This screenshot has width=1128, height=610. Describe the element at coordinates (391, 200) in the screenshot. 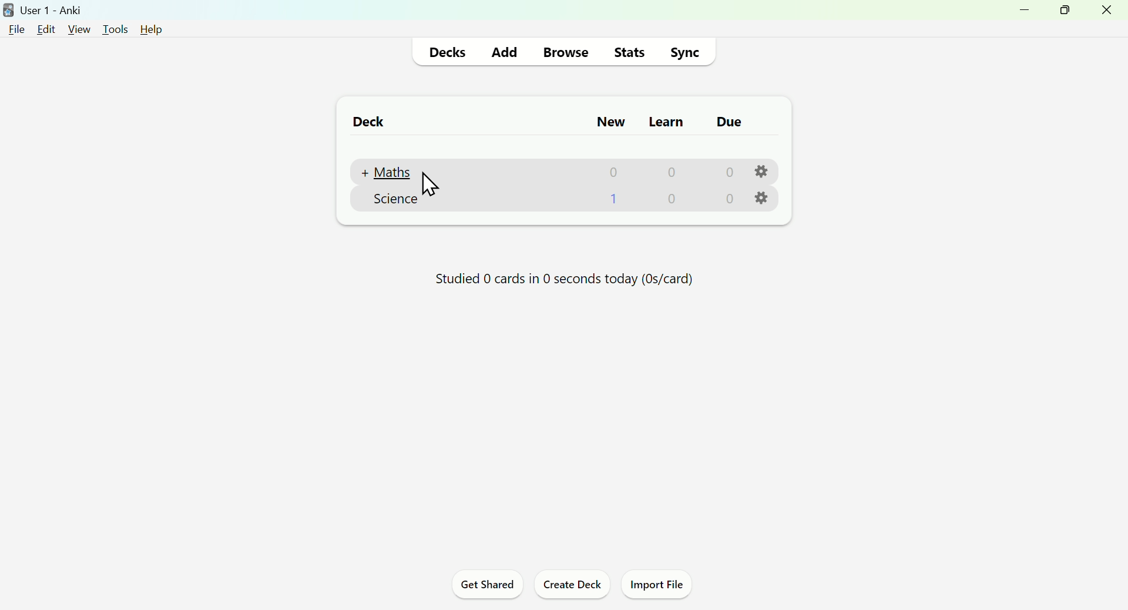

I see `Maths` at that location.